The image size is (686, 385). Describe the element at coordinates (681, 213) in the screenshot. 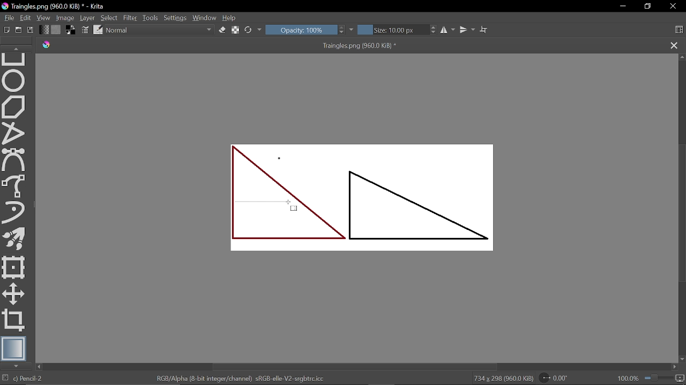

I see `Vertical scrollbar` at that location.